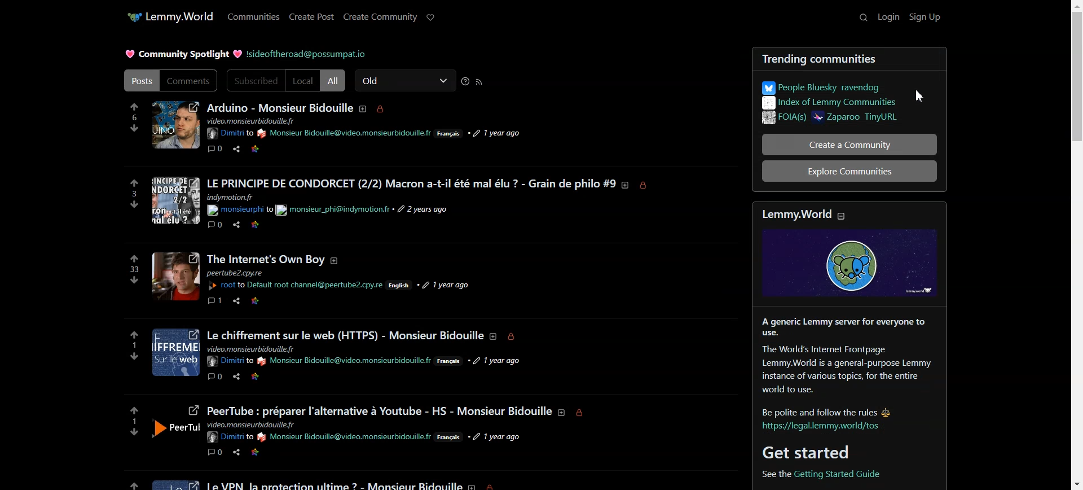 The height and width of the screenshot is (490, 1083). I want to click on time posted, so click(425, 209).